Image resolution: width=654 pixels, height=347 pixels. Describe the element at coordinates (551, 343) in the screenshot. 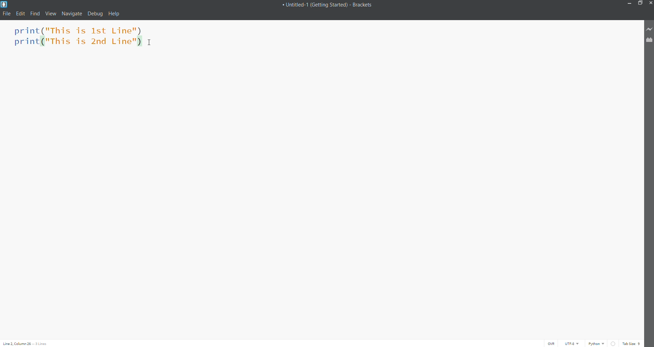

I see `OVR` at that location.